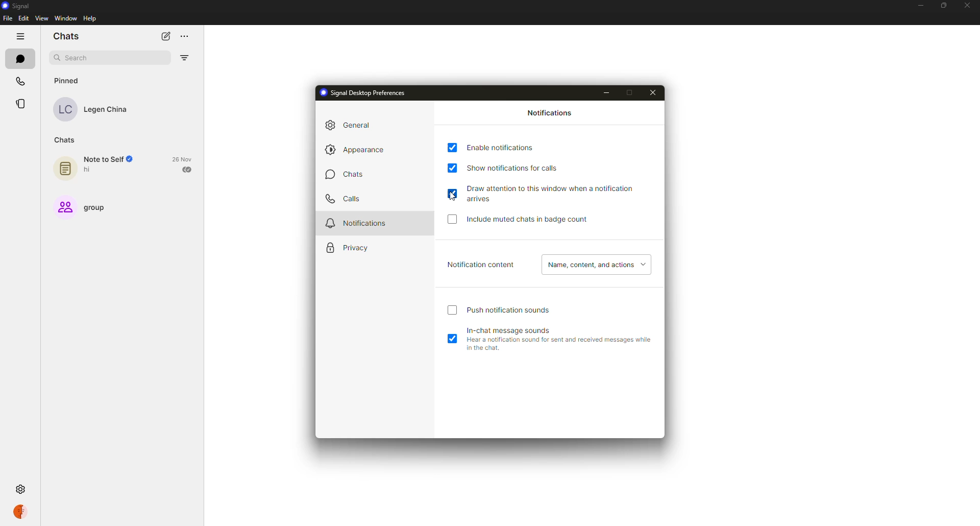  What do you see at coordinates (349, 248) in the screenshot?
I see `privacy` at bounding box center [349, 248].